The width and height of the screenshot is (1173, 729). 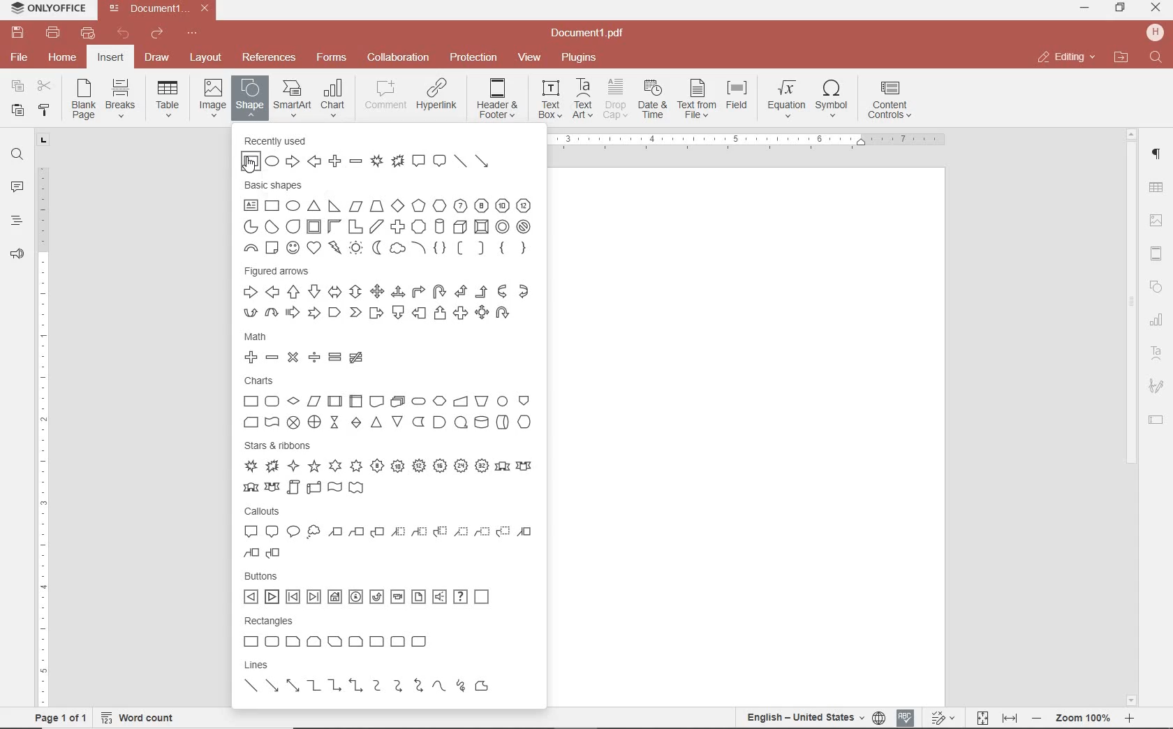 What do you see at coordinates (16, 110) in the screenshot?
I see `paste` at bounding box center [16, 110].